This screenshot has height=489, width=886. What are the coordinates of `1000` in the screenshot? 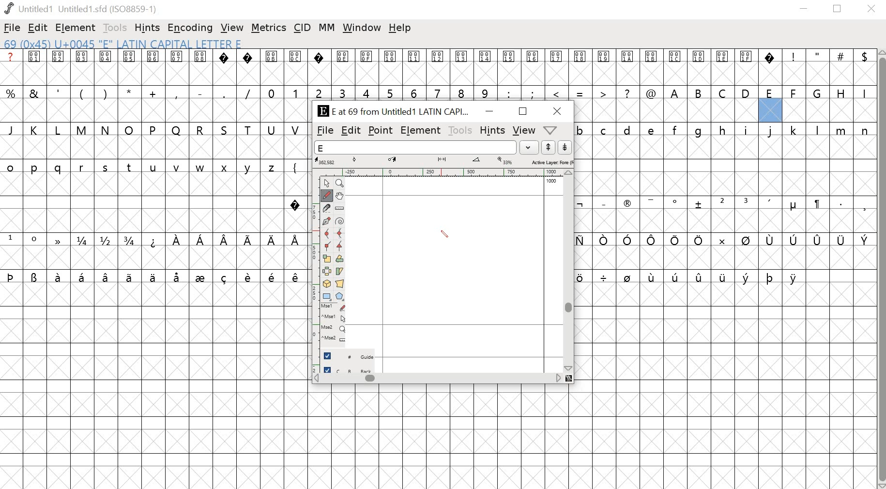 It's located at (552, 181).